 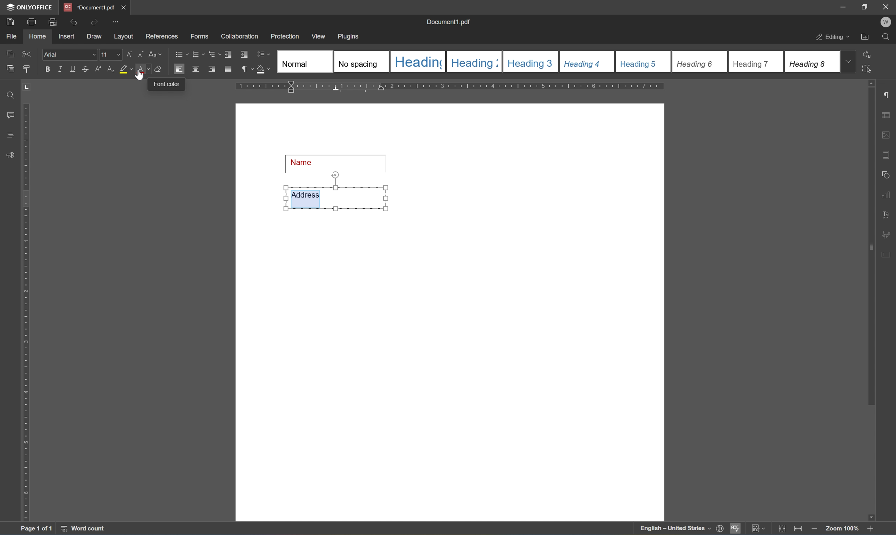 I want to click on table settings, so click(x=887, y=114).